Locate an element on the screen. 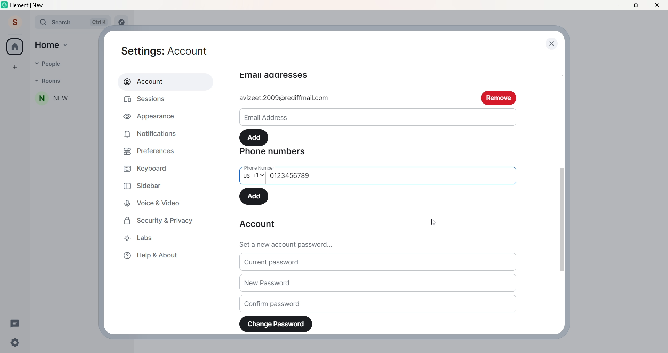  Close is located at coordinates (658, 5).